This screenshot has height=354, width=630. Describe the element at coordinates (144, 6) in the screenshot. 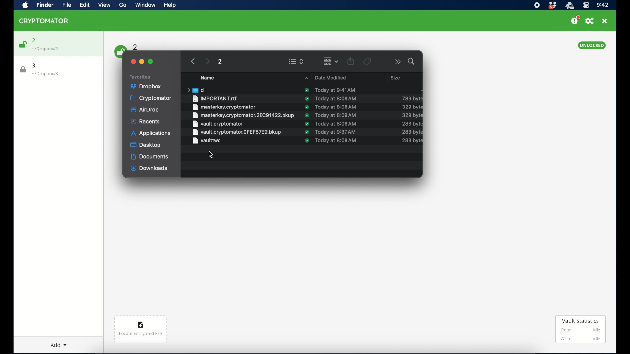

I see `window` at that location.